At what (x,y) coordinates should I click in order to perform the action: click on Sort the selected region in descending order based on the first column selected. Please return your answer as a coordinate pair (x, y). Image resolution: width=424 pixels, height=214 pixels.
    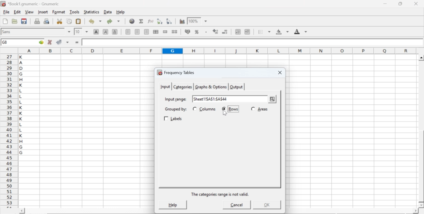
    Looking at the image, I should click on (170, 20).